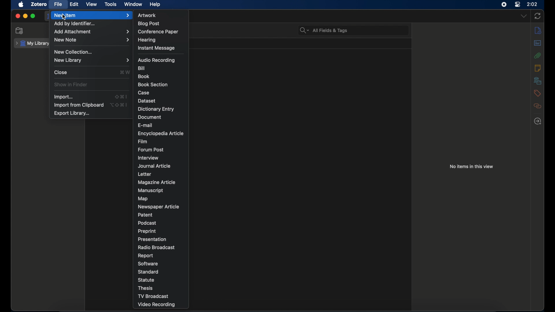 This screenshot has width=555, height=312. What do you see at coordinates (158, 32) in the screenshot?
I see `conference paper` at bounding box center [158, 32].